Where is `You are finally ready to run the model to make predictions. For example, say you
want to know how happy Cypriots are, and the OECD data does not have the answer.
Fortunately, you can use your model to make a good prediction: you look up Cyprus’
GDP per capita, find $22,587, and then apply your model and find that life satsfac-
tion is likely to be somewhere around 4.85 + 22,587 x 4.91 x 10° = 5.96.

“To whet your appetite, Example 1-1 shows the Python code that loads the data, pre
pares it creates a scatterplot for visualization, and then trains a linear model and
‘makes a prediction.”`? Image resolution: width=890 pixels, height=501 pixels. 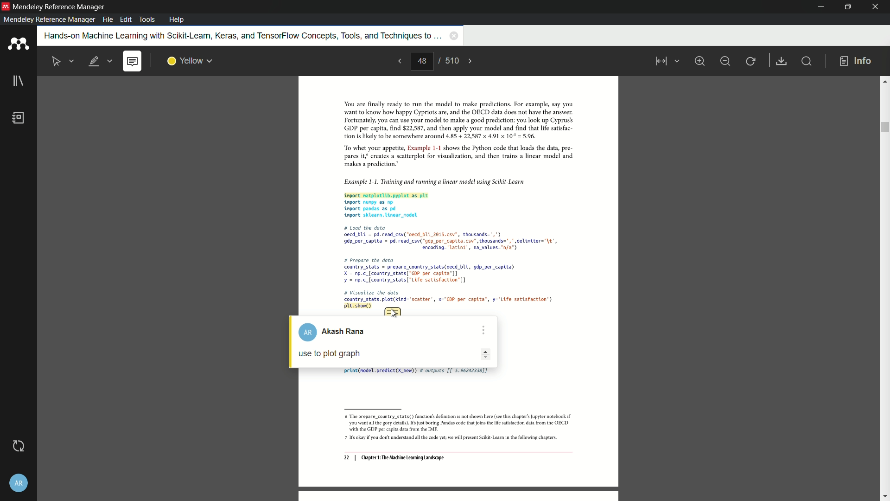 You are finally ready to run the model to make predictions. For example, say you
want to know how happy Cypriots are, and the OECD data does not have the answer.
Fortunately, you can use your model to make a good prediction: you look up Cyprus’
GDP per capita, find $22,587, and then apply your model and find that life satsfac-
tion is likely to be somewhere around 4.85 + 22,587 x 4.91 x 10° = 5.96.

“To whet your appetite, Example 1-1 shows the Python code that loads the data, pre
pares it creates a scatterplot for visualization, and then trains a linear model and
‘makes a prediction.” is located at coordinates (453, 135).